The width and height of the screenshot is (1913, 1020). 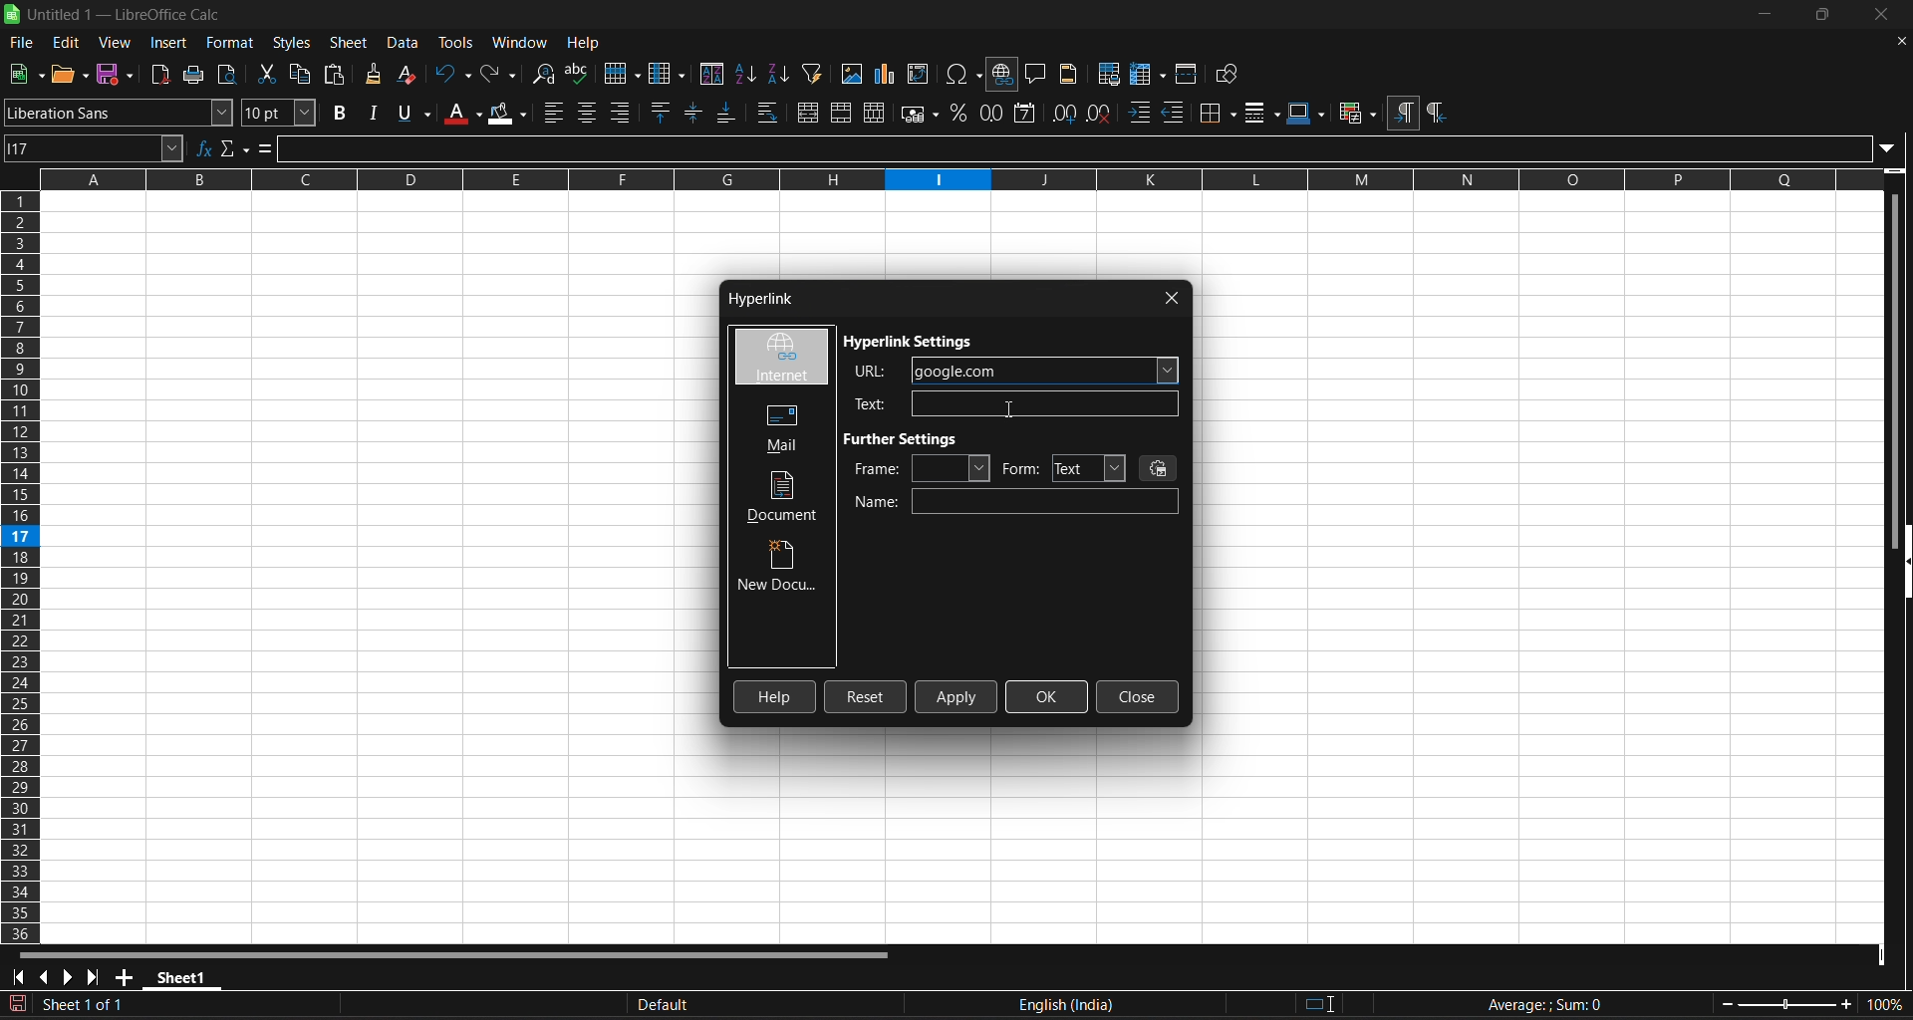 What do you see at coordinates (281, 113) in the screenshot?
I see `font size` at bounding box center [281, 113].